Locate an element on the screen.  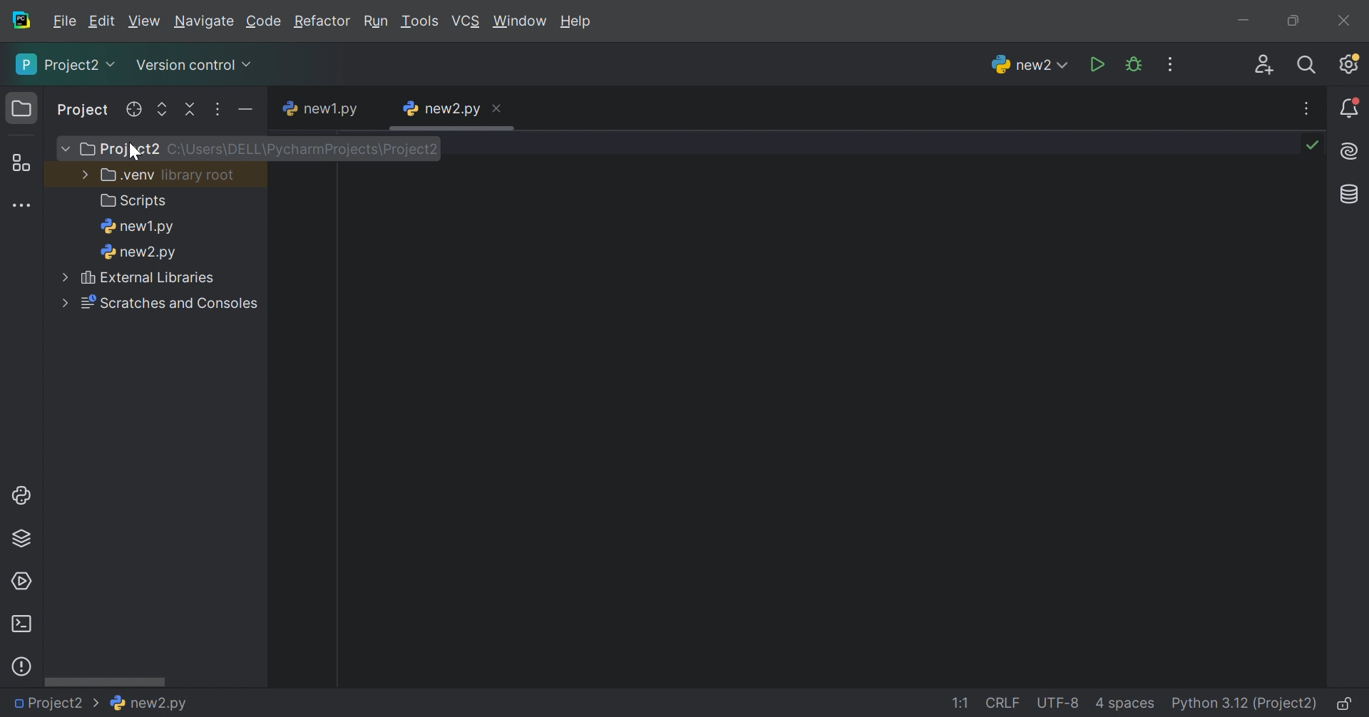
new1.py is located at coordinates (319, 110).